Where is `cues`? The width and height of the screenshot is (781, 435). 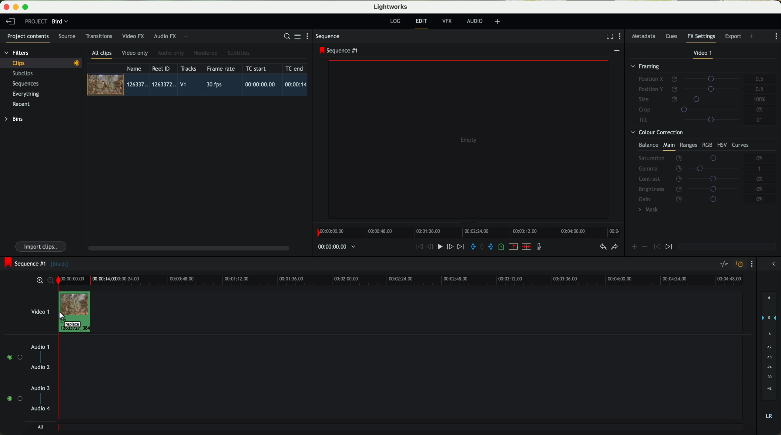
cues is located at coordinates (673, 37).